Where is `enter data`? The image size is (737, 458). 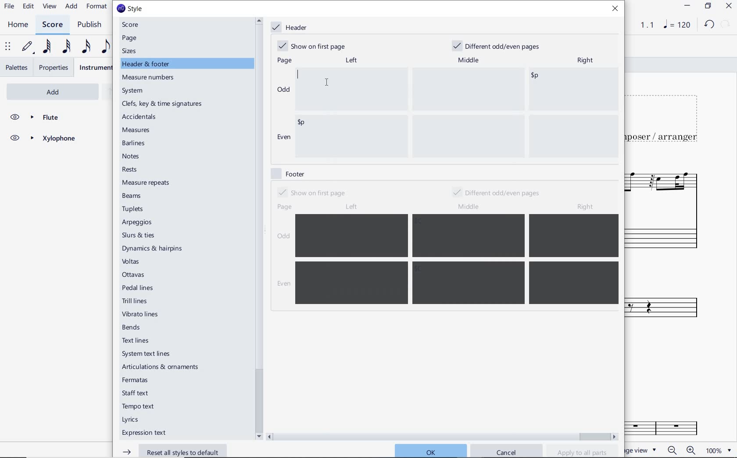
enter data is located at coordinates (302, 122).